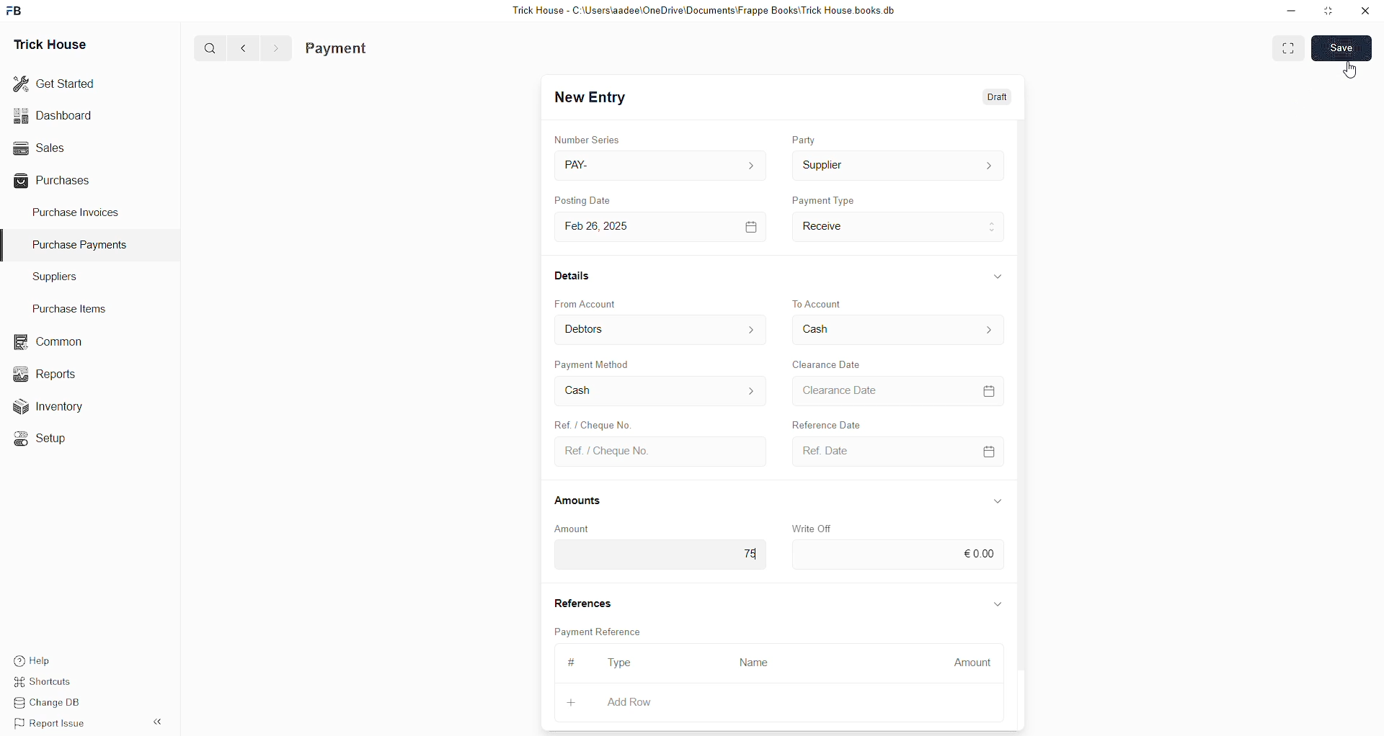 This screenshot has width=1384, height=736. I want to click on Number Series, so click(587, 138).